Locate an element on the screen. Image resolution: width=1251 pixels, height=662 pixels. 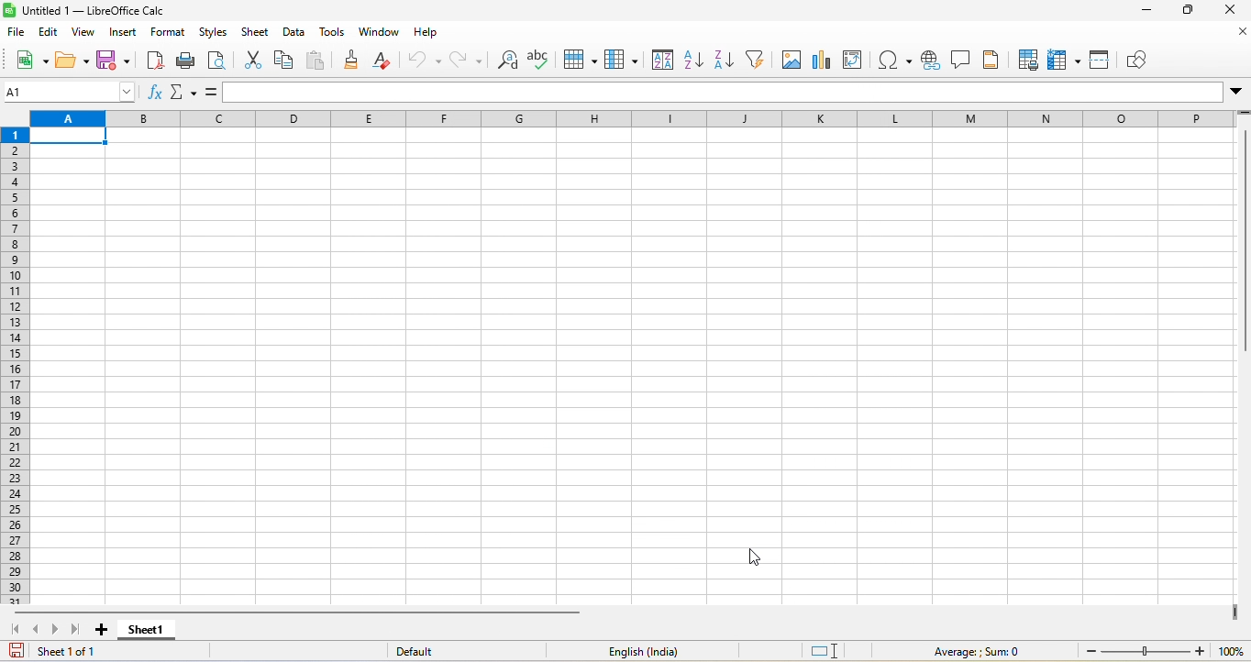
row is located at coordinates (584, 59).